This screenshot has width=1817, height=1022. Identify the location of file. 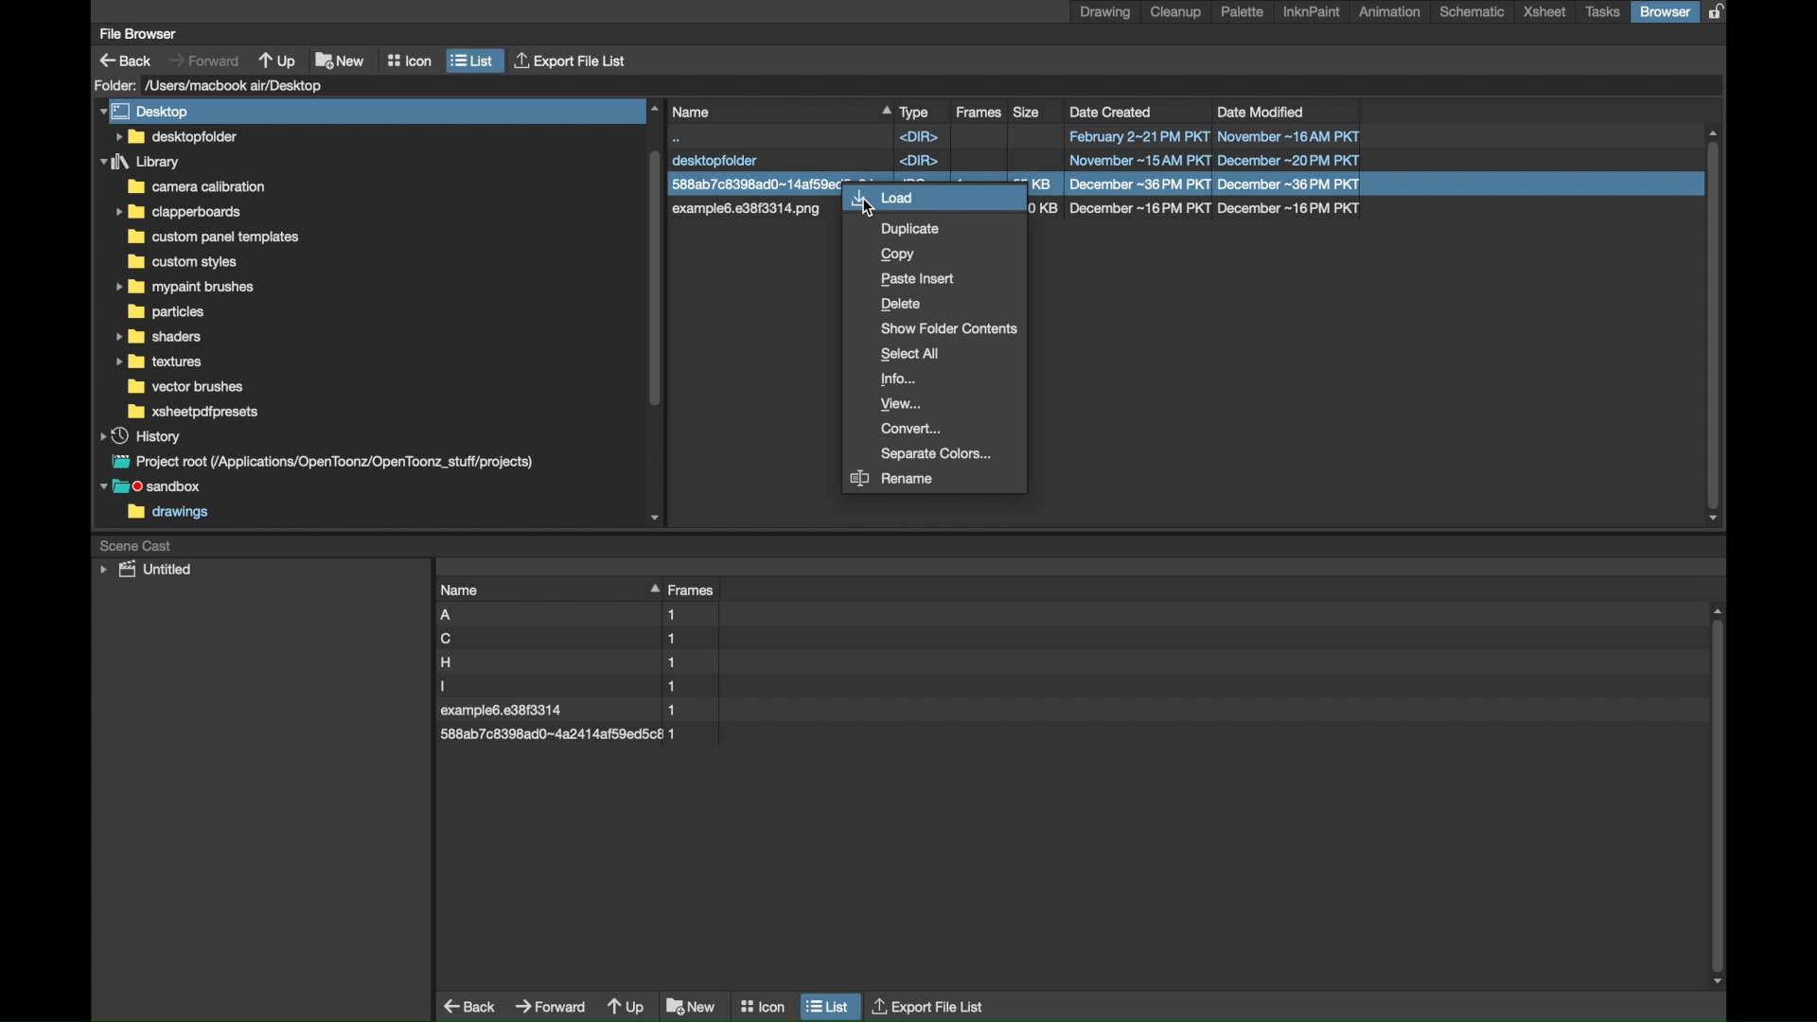
(557, 662).